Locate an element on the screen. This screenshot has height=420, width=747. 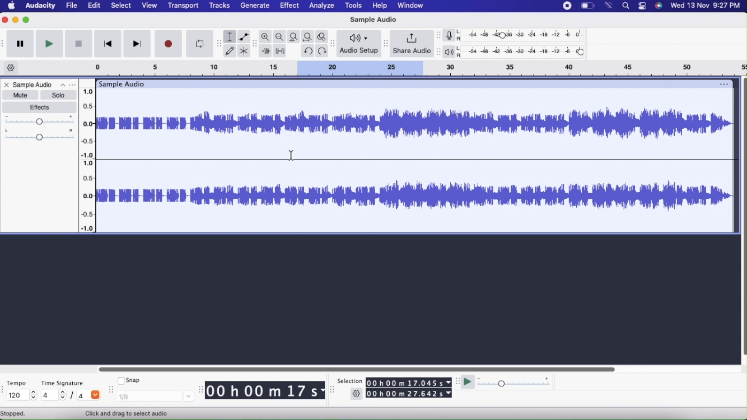
Skip to End is located at coordinates (138, 44).